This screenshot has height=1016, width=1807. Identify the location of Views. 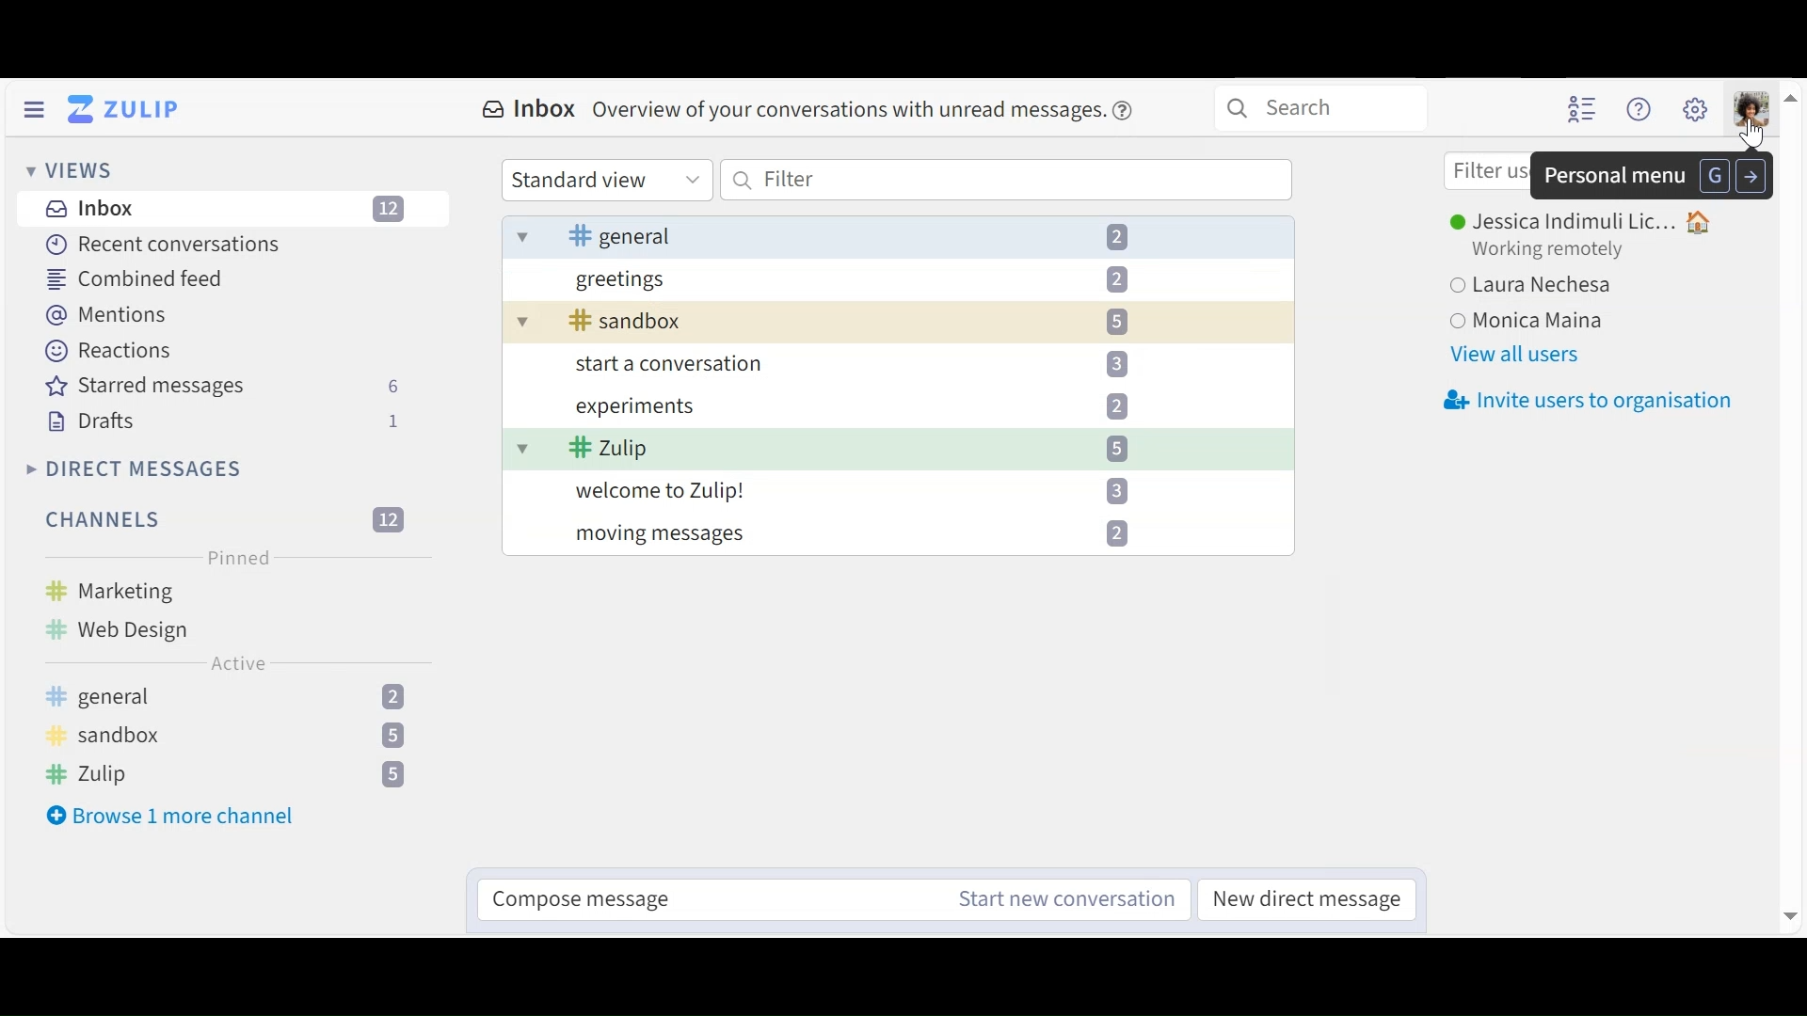
(66, 170).